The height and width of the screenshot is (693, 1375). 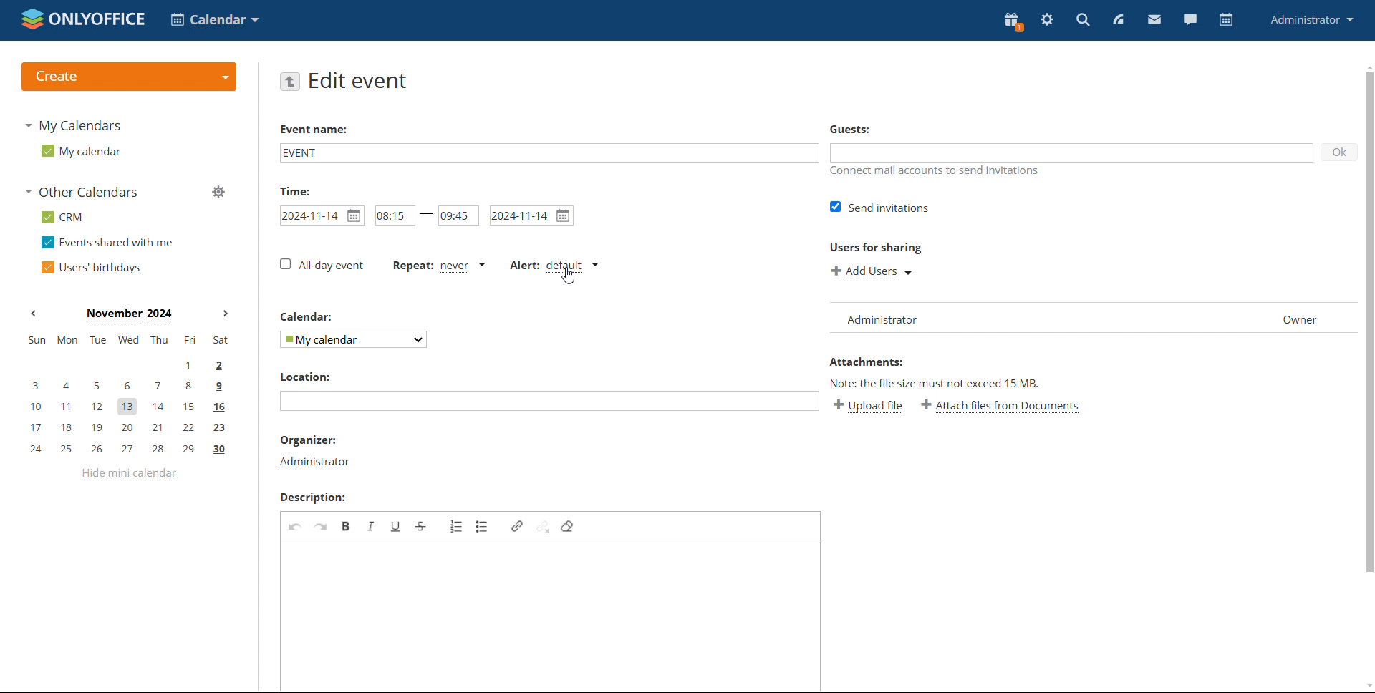 What do you see at coordinates (300, 192) in the screenshot?
I see `time label` at bounding box center [300, 192].